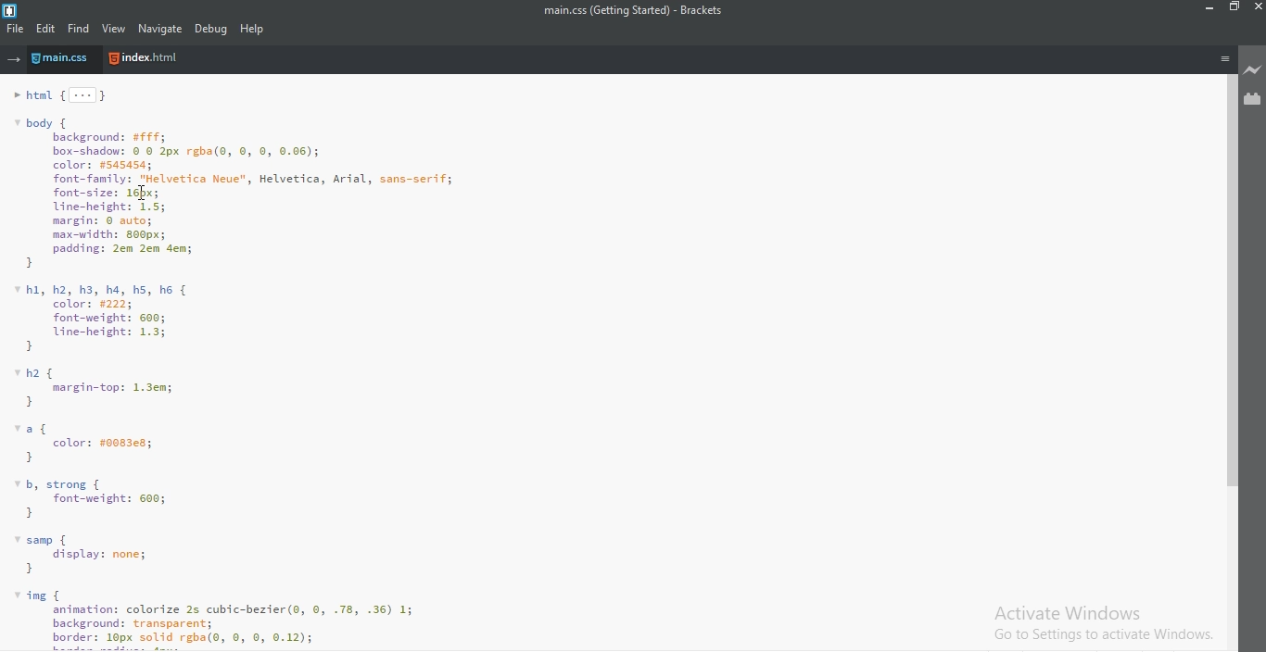 The image size is (1266, 652). What do you see at coordinates (1253, 71) in the screenshot?
I see `live preview` at bounding box center [1253, 71].